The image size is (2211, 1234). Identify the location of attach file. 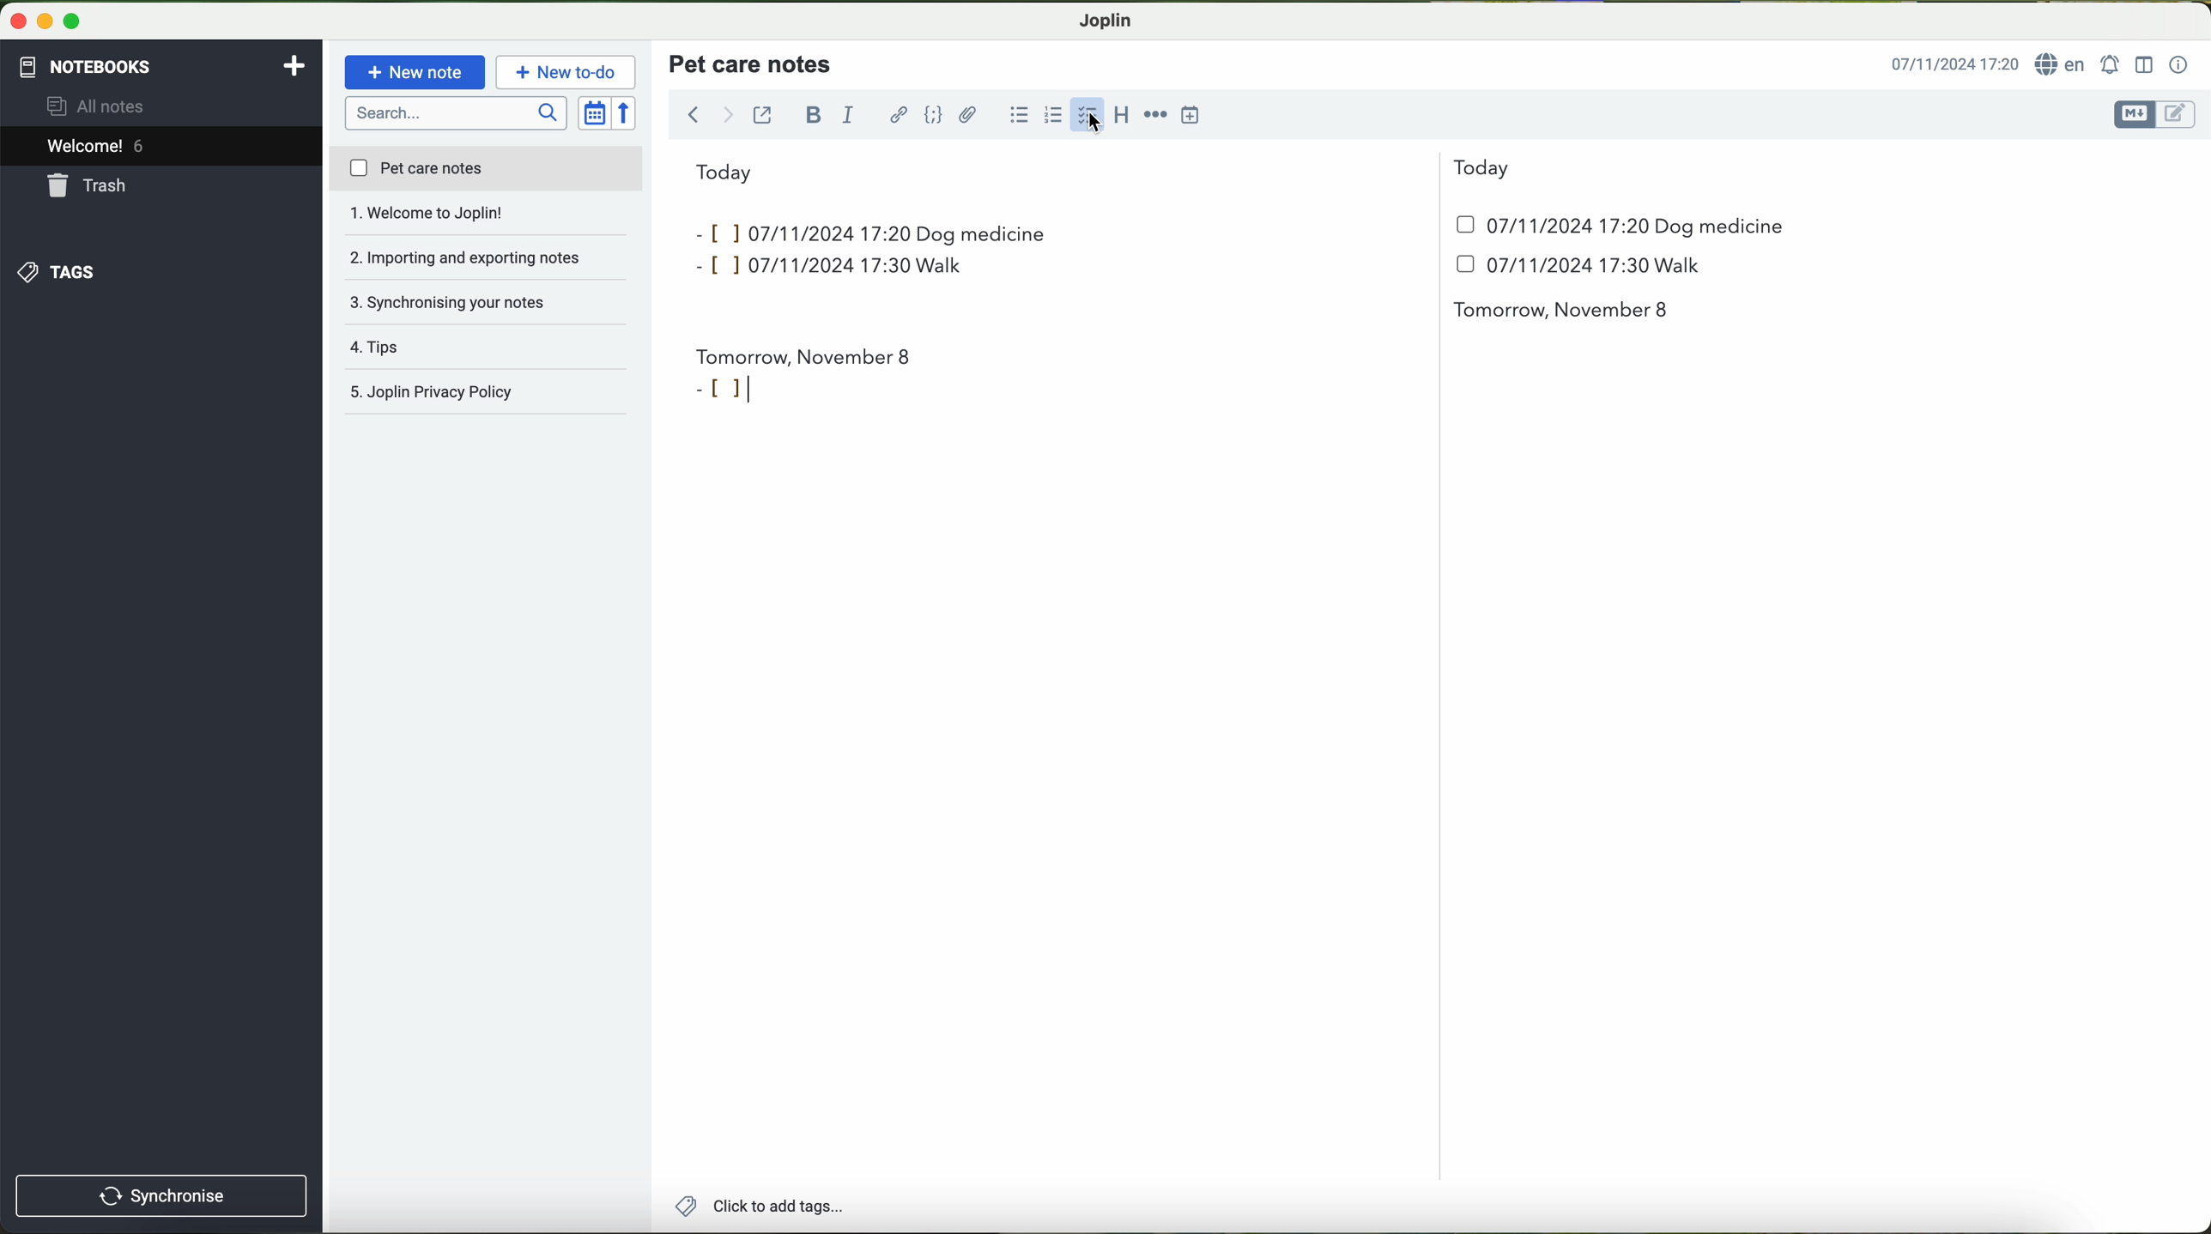
(968, 114).